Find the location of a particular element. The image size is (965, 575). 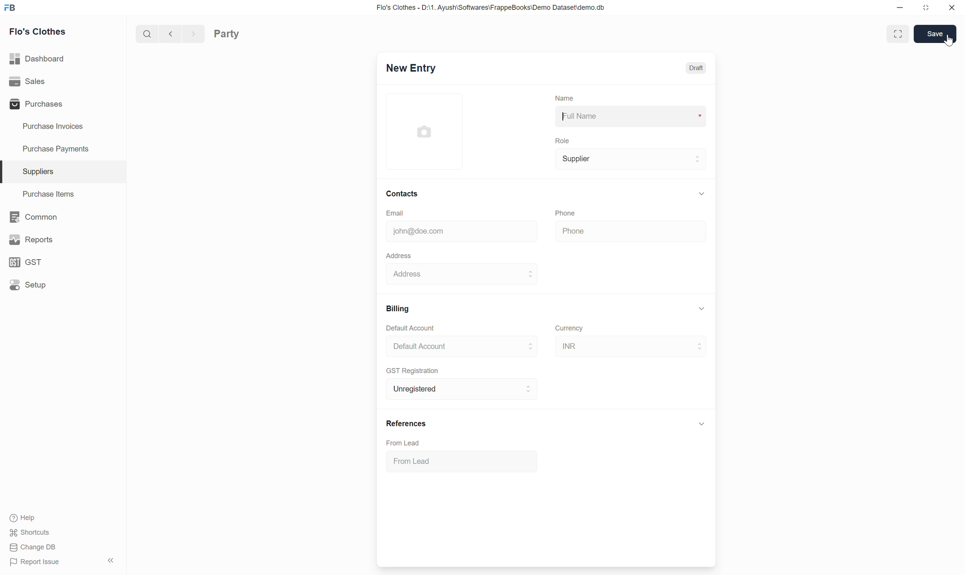

GST Registration is located at coordinates (412, 371).